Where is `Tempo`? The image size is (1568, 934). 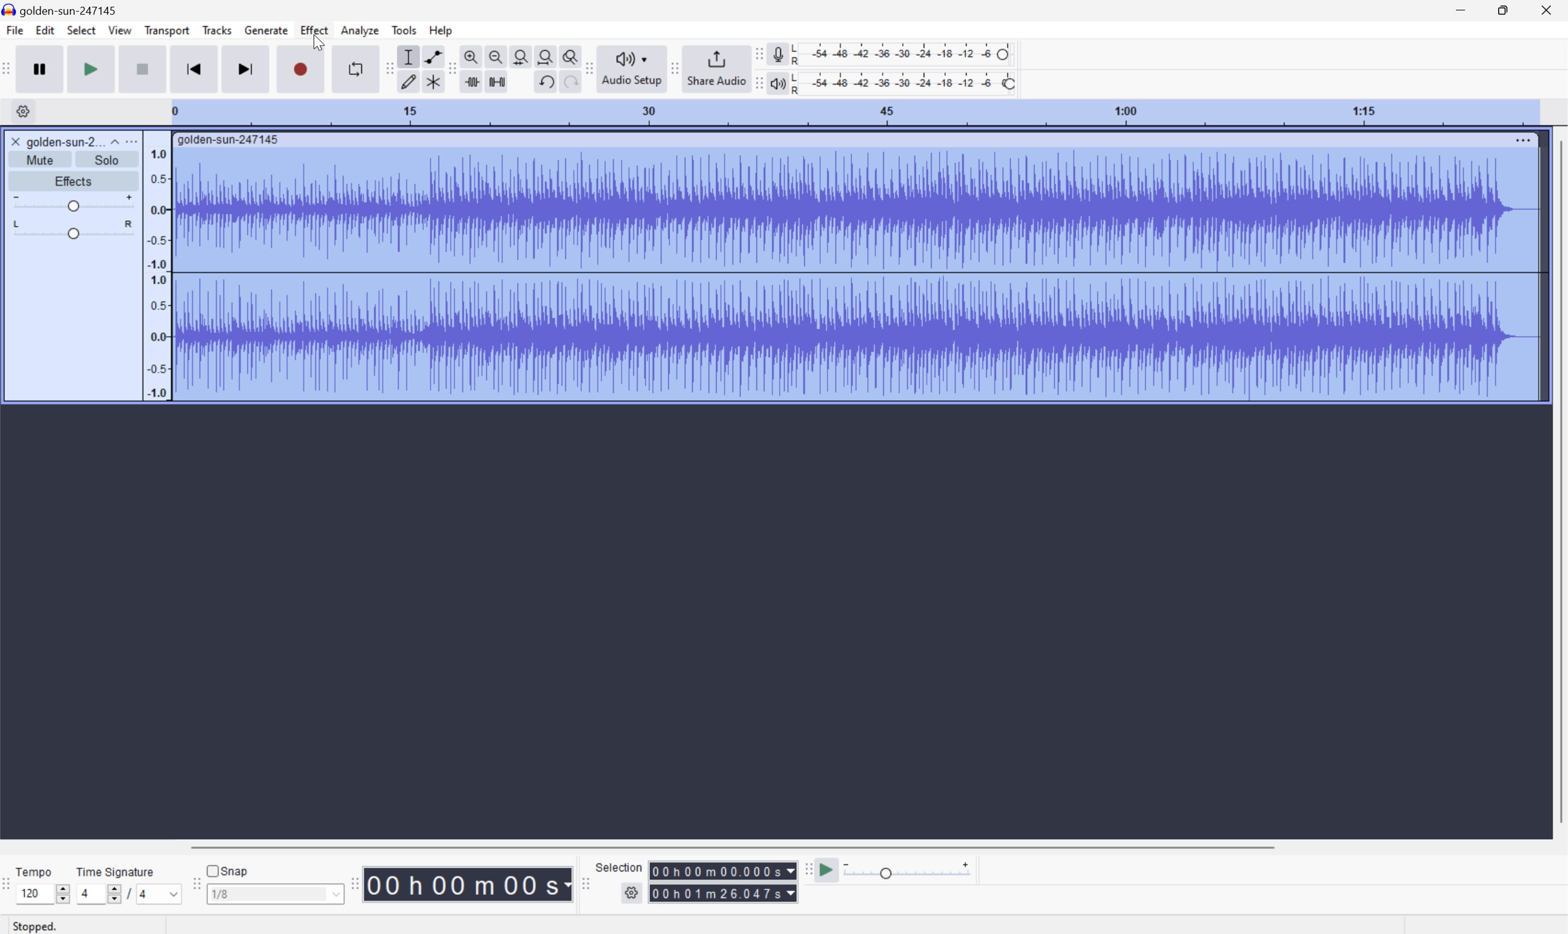
Tempo is located at coordinates (35, 870).